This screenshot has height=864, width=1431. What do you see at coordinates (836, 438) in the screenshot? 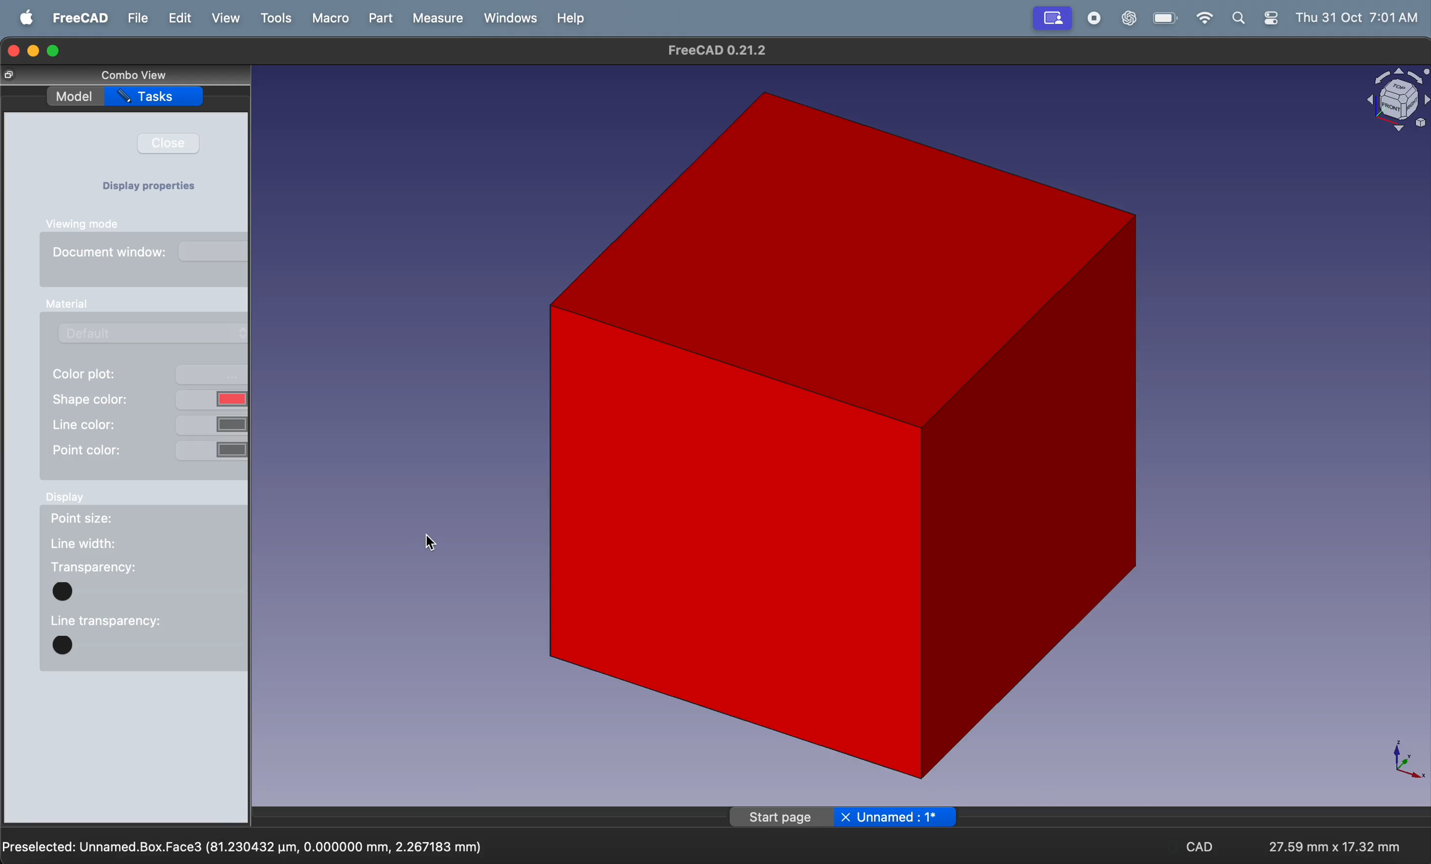
I see `box` at bounding box center [836, 438].